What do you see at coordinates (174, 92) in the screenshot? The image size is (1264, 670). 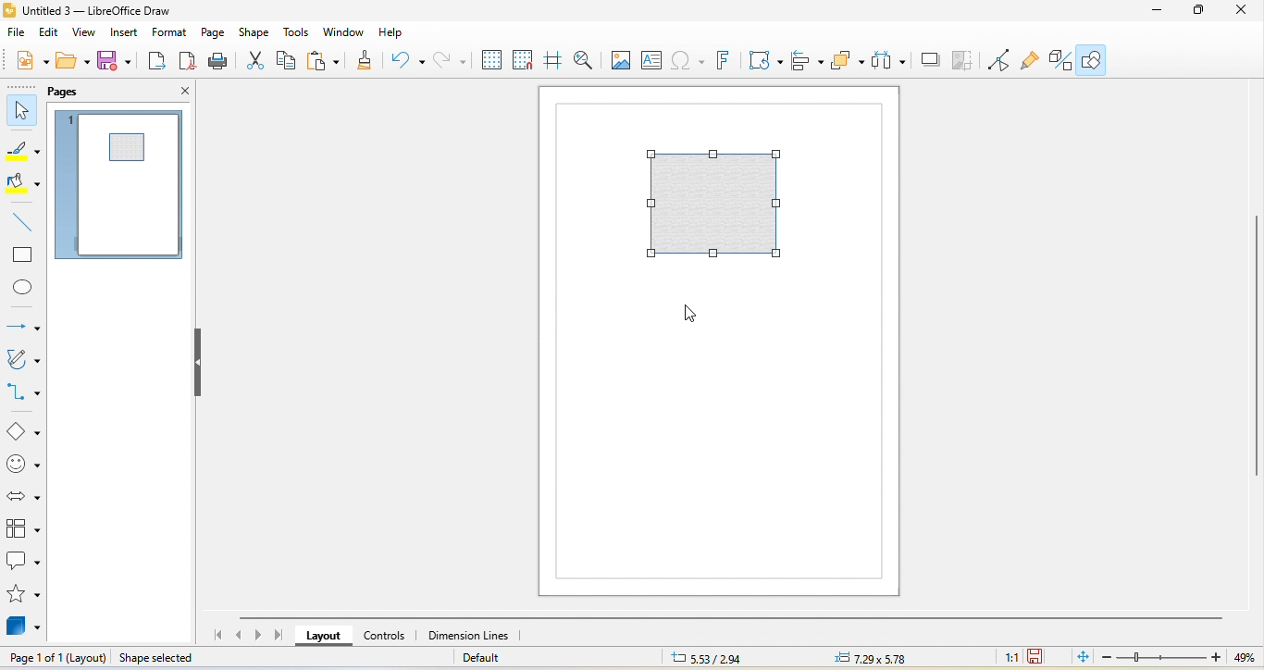 I see `close` at bounding box center [174, 92].